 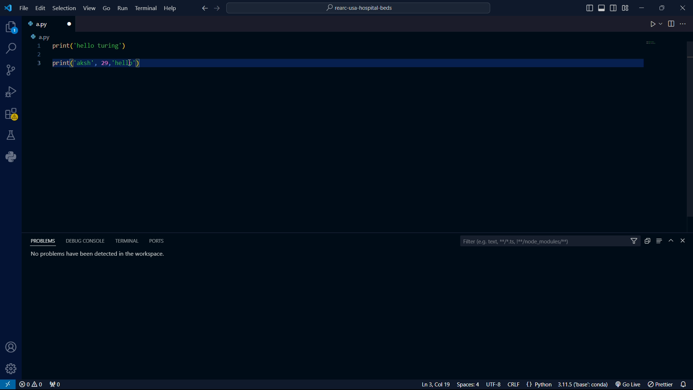 I want to click on python, so click(x=13, y=157).